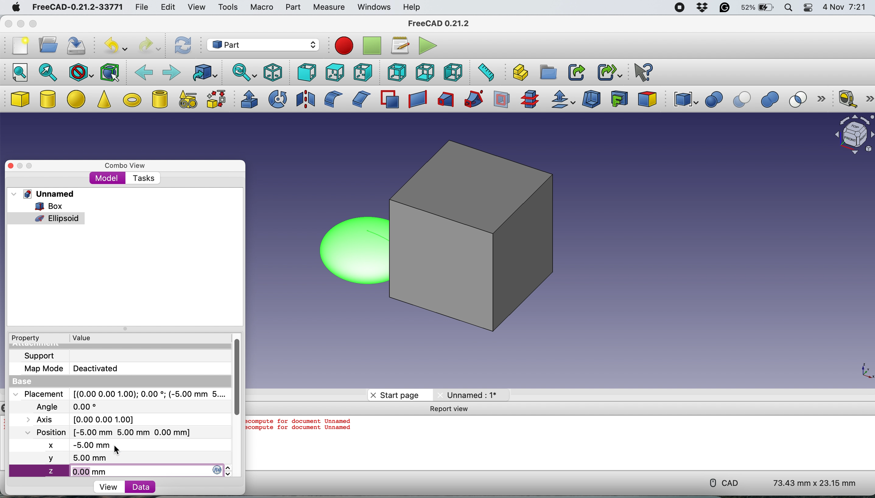  What do you see at coordinates (278, 99) in the screenshot?
I see `revolve` at bounding box center [278, 99].